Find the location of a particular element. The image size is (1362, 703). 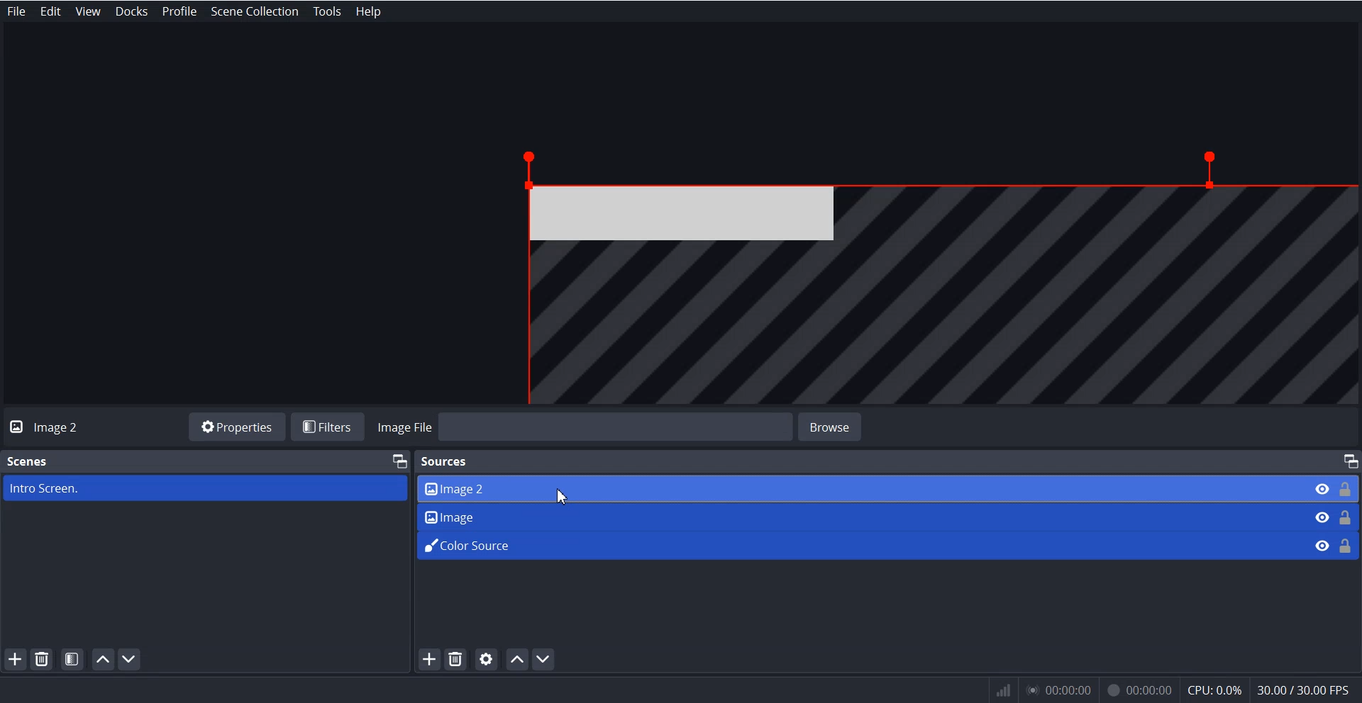

Move Scene down is located at coordinates (132, 659).